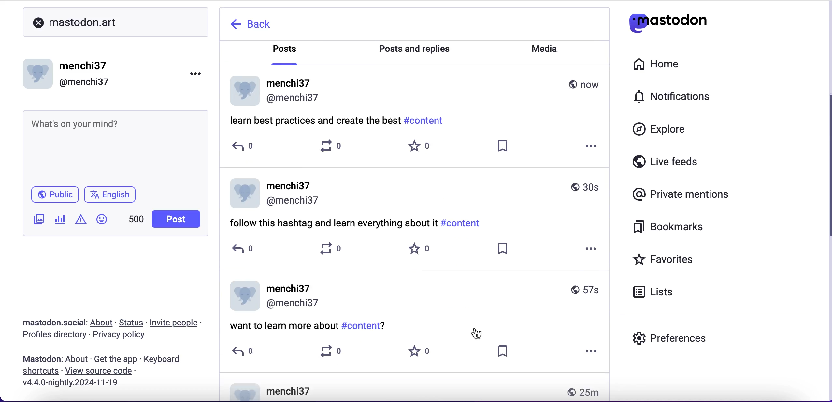 This screenshot has width=832, height=402. I want to click on save, so click(507, 251).